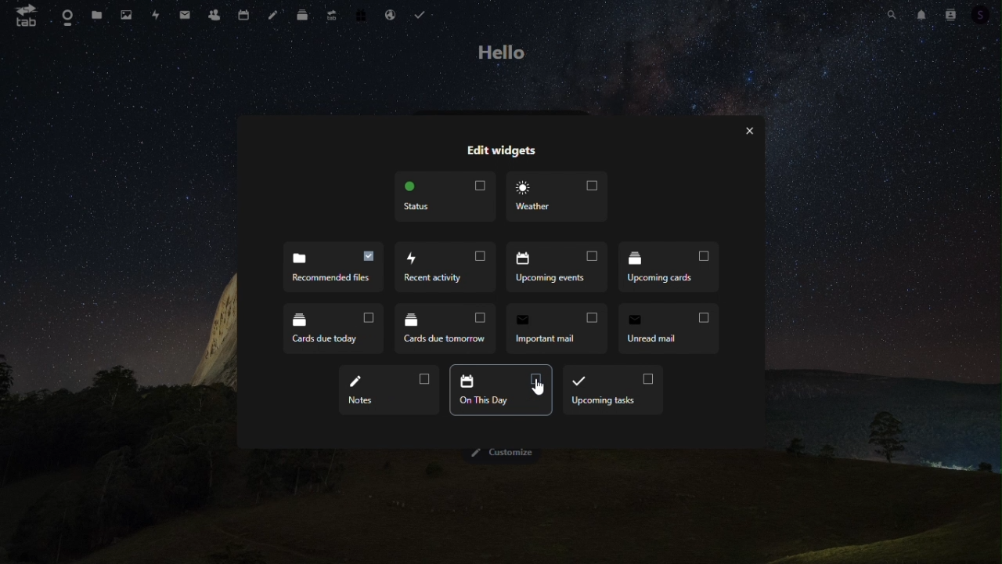 The height and width of the screenshot is (564, 1002). I want to click on notes, so click(276, 15).